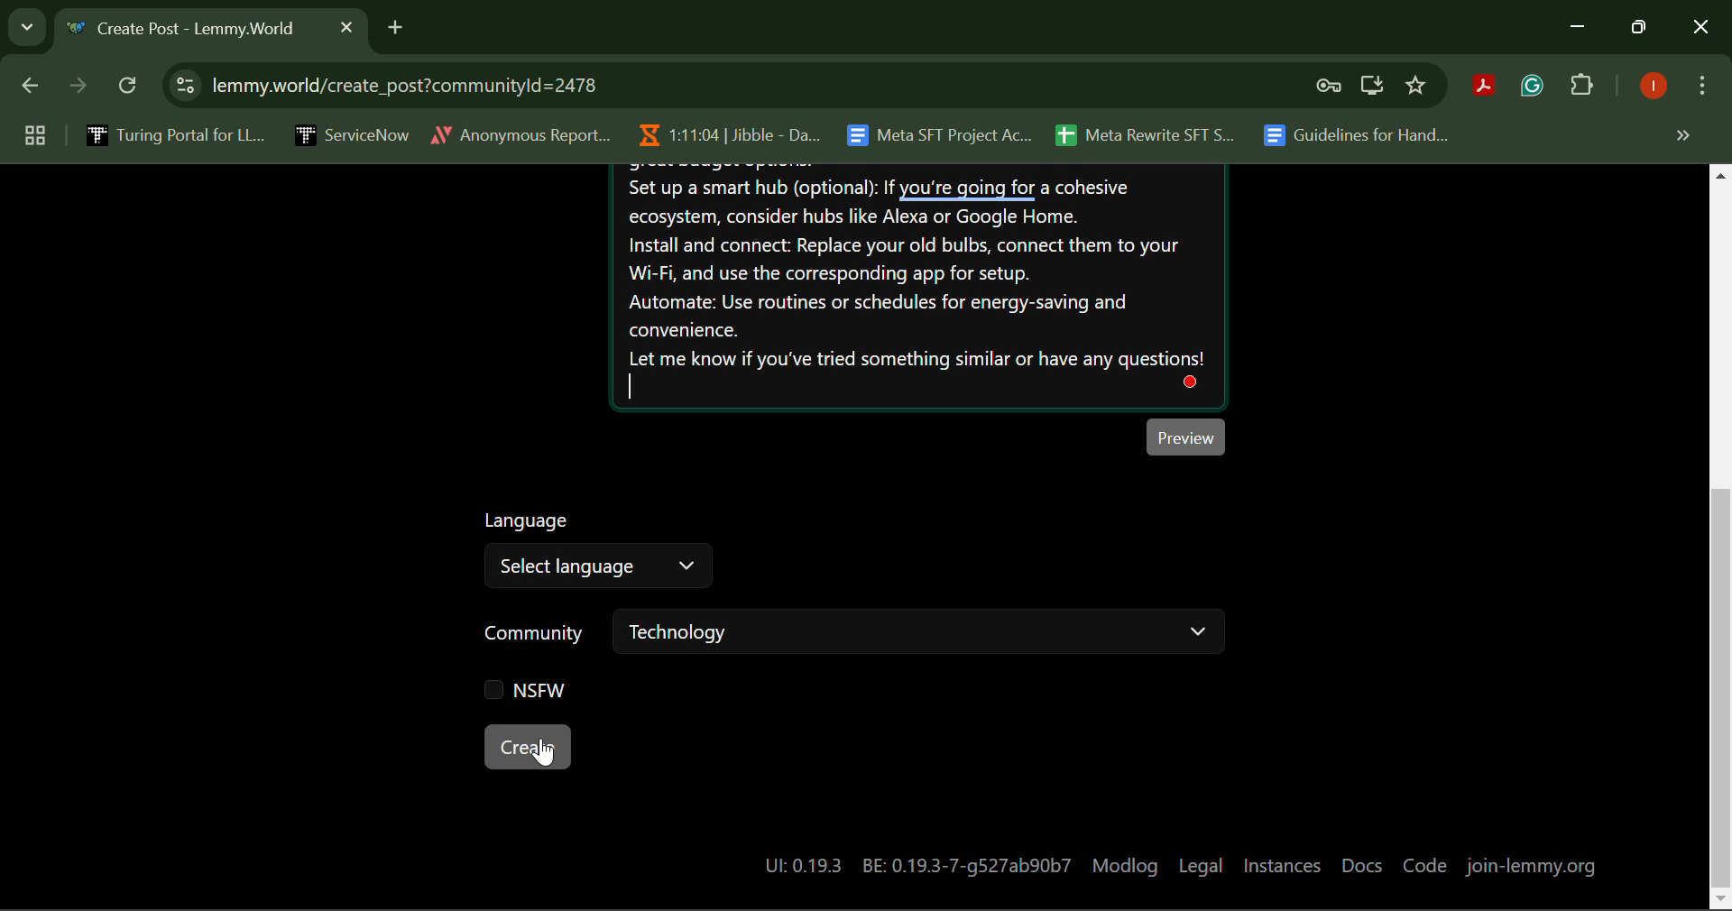 This screenshot has width=1732, height=911. I want to click on Close Window, so click(1701, 29).